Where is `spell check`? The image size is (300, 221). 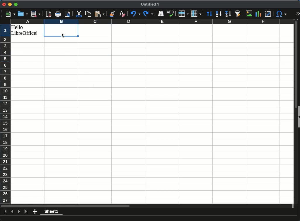
spell check is located at coordinates (170, 13).